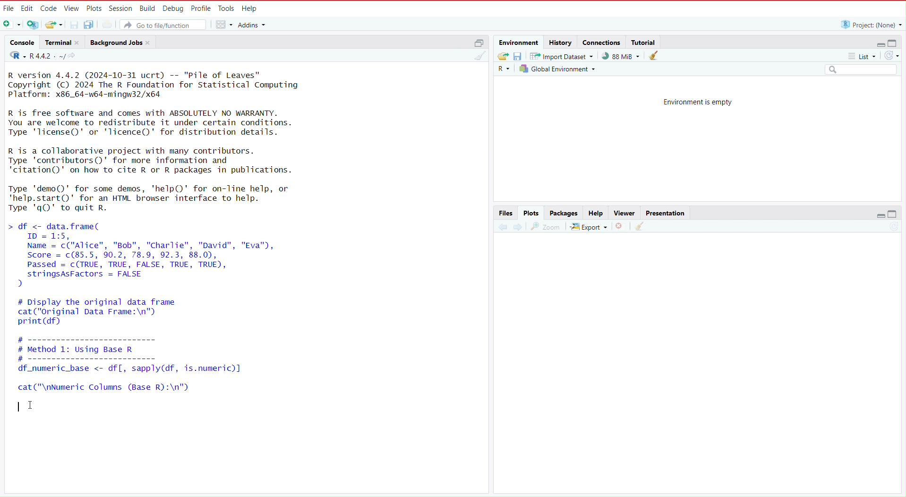 This screenshot has width=906, height=497. What do you see at coordinates (530, 214) in the screenshot?
I see `Plots` at bounding box center [530, 214].